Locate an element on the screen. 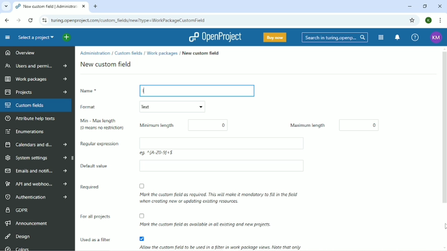 This screenshot has height=251, width=447. Custom fields is located at coordinates (36, 105).